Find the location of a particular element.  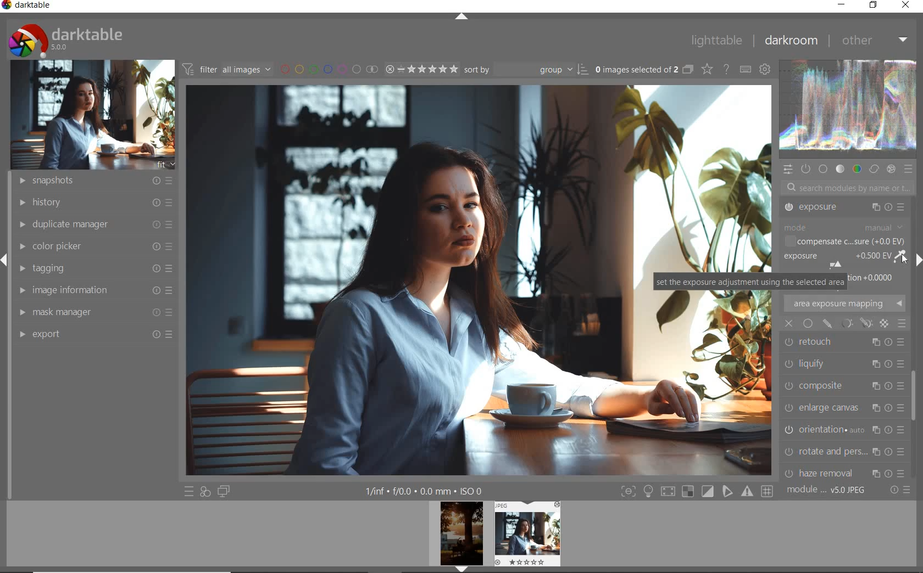

SHOW GLOBAL PREFERENCE is located at coordinates (766, 69).